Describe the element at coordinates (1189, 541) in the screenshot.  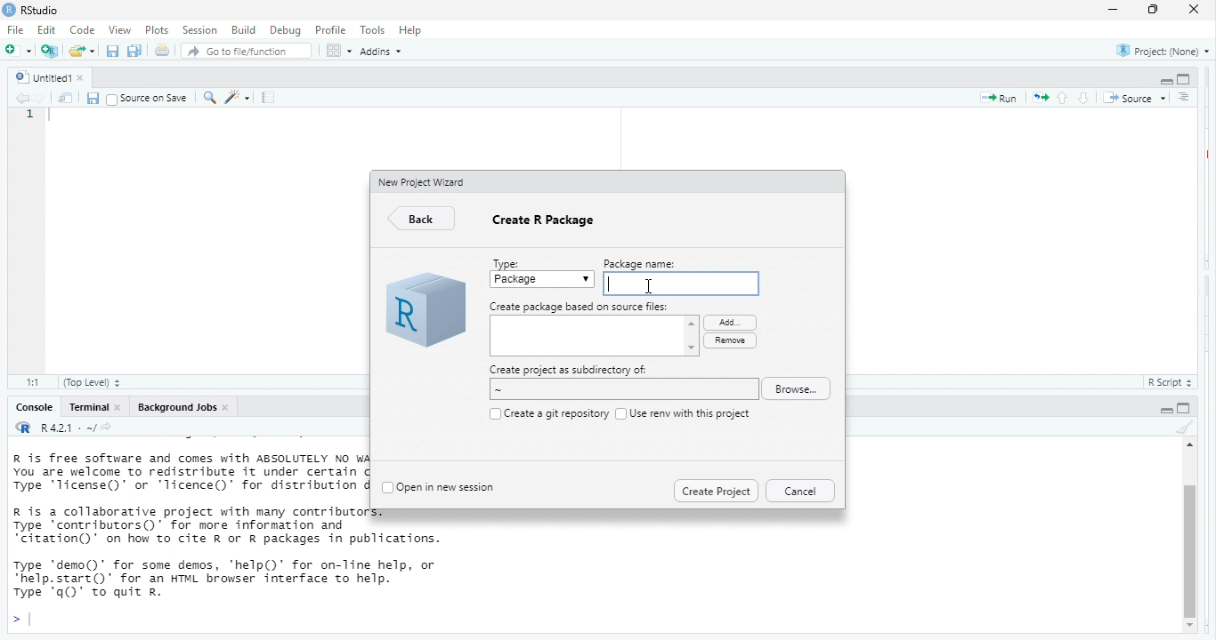
I see `vertical scroll bar` at that location.